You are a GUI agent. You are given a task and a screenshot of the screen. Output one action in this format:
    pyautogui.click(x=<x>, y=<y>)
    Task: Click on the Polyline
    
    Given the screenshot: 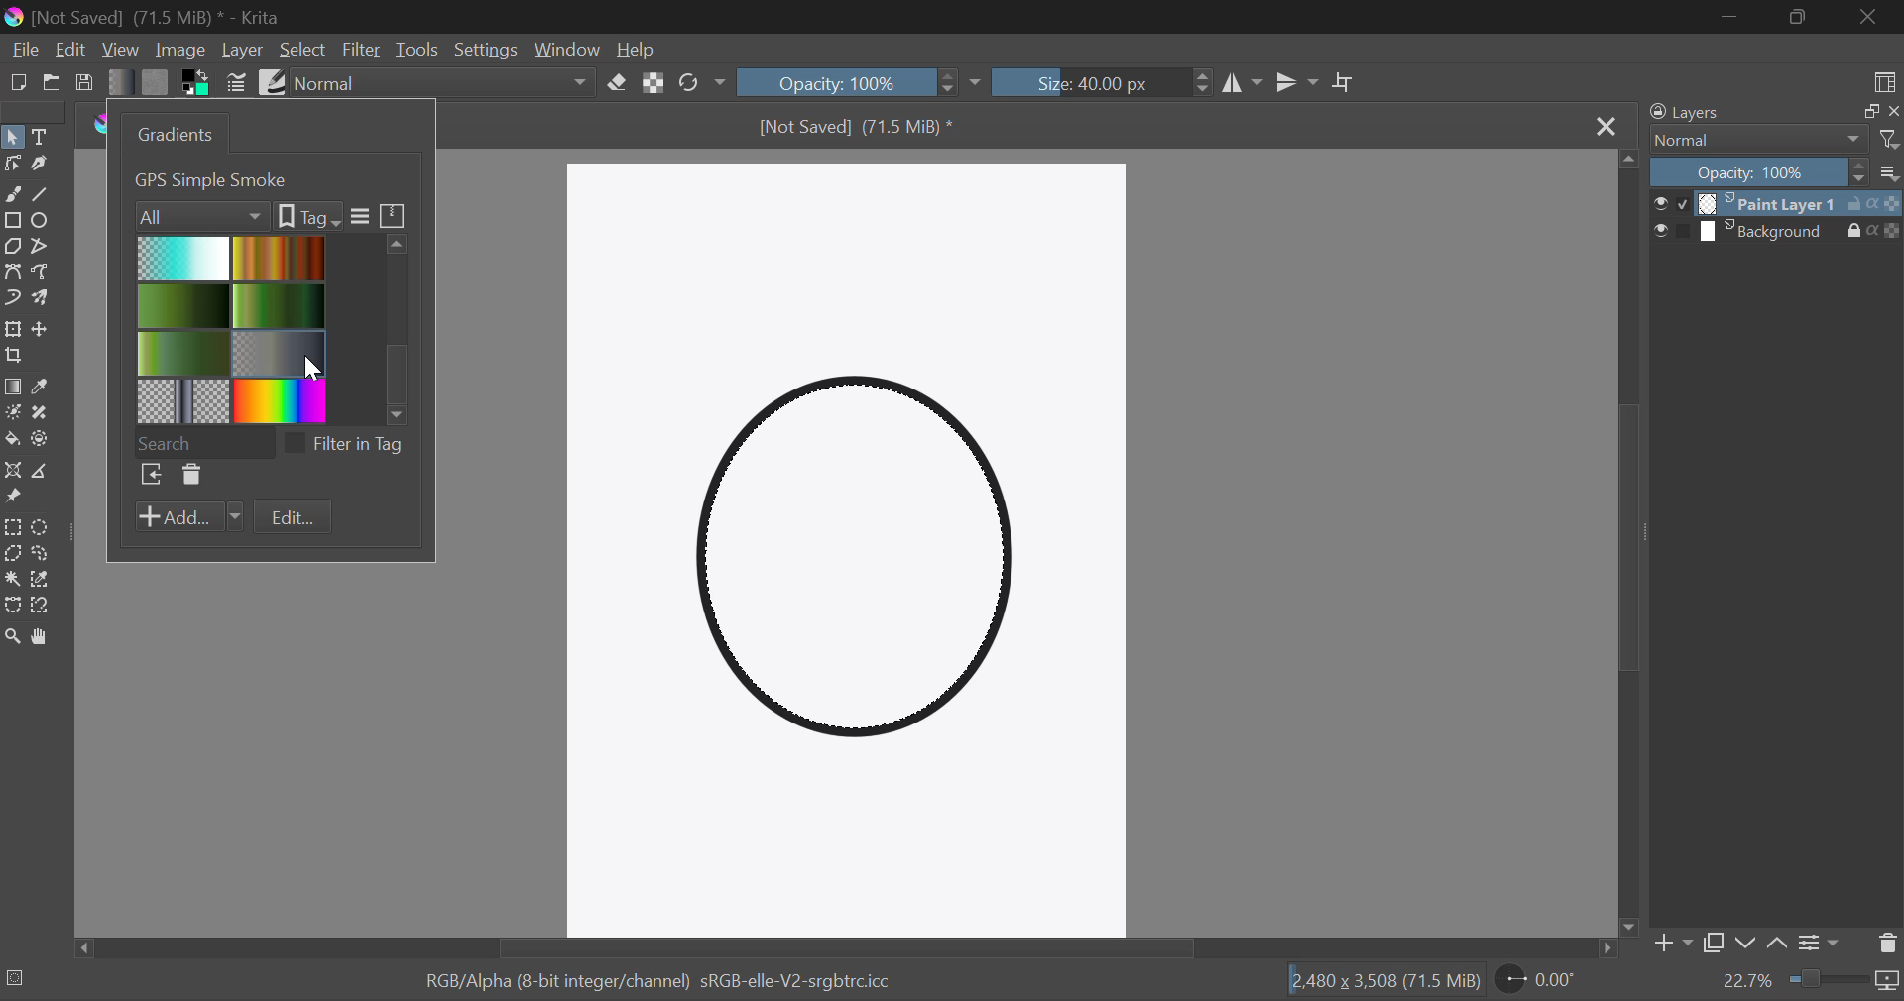 What is the action you would take?
    pyautogui.click(x=46, y=250)
    